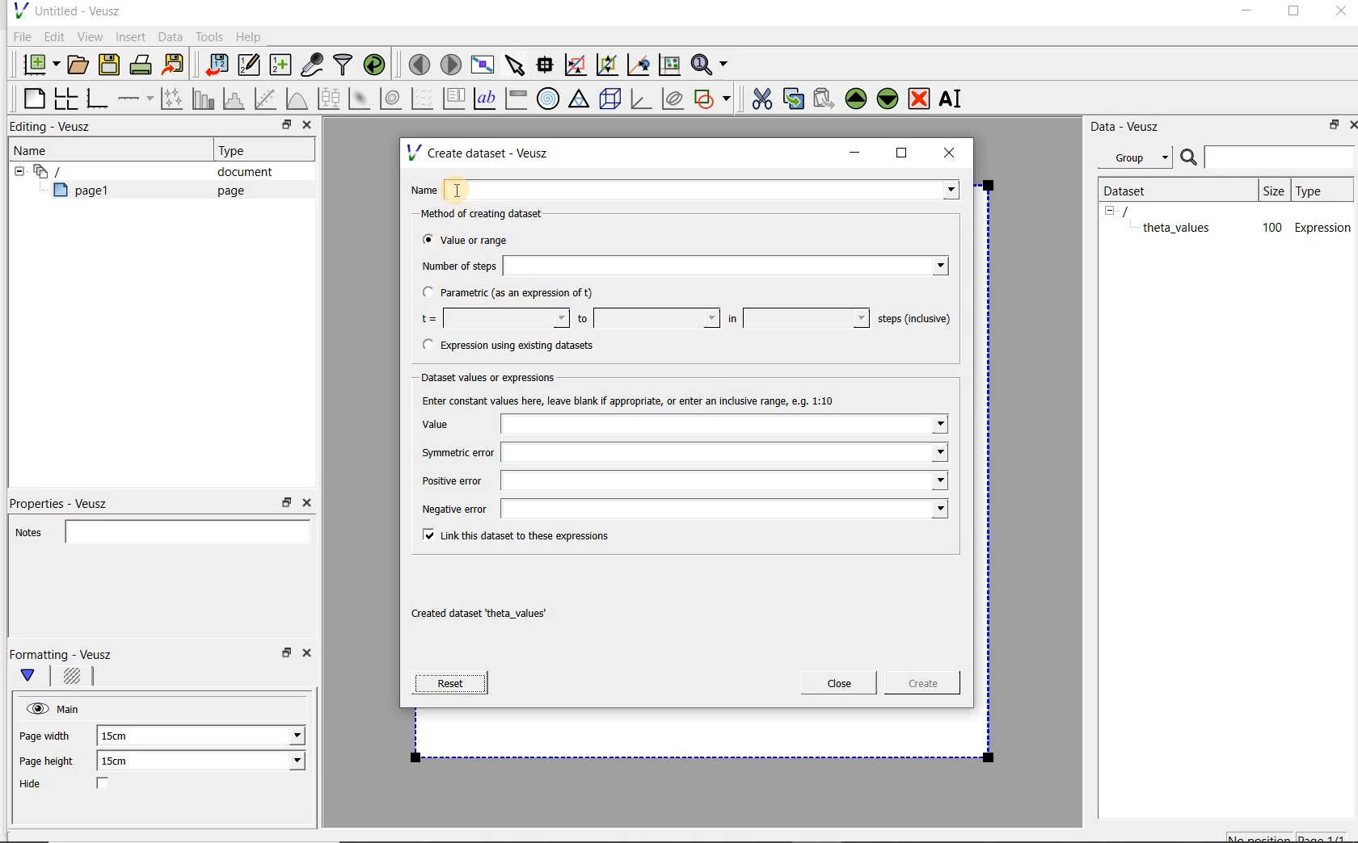 The image size is (1358, 843). Describe the element at coordinates (682, 454) in the screenshot. I see `Symmetric error` at that location.